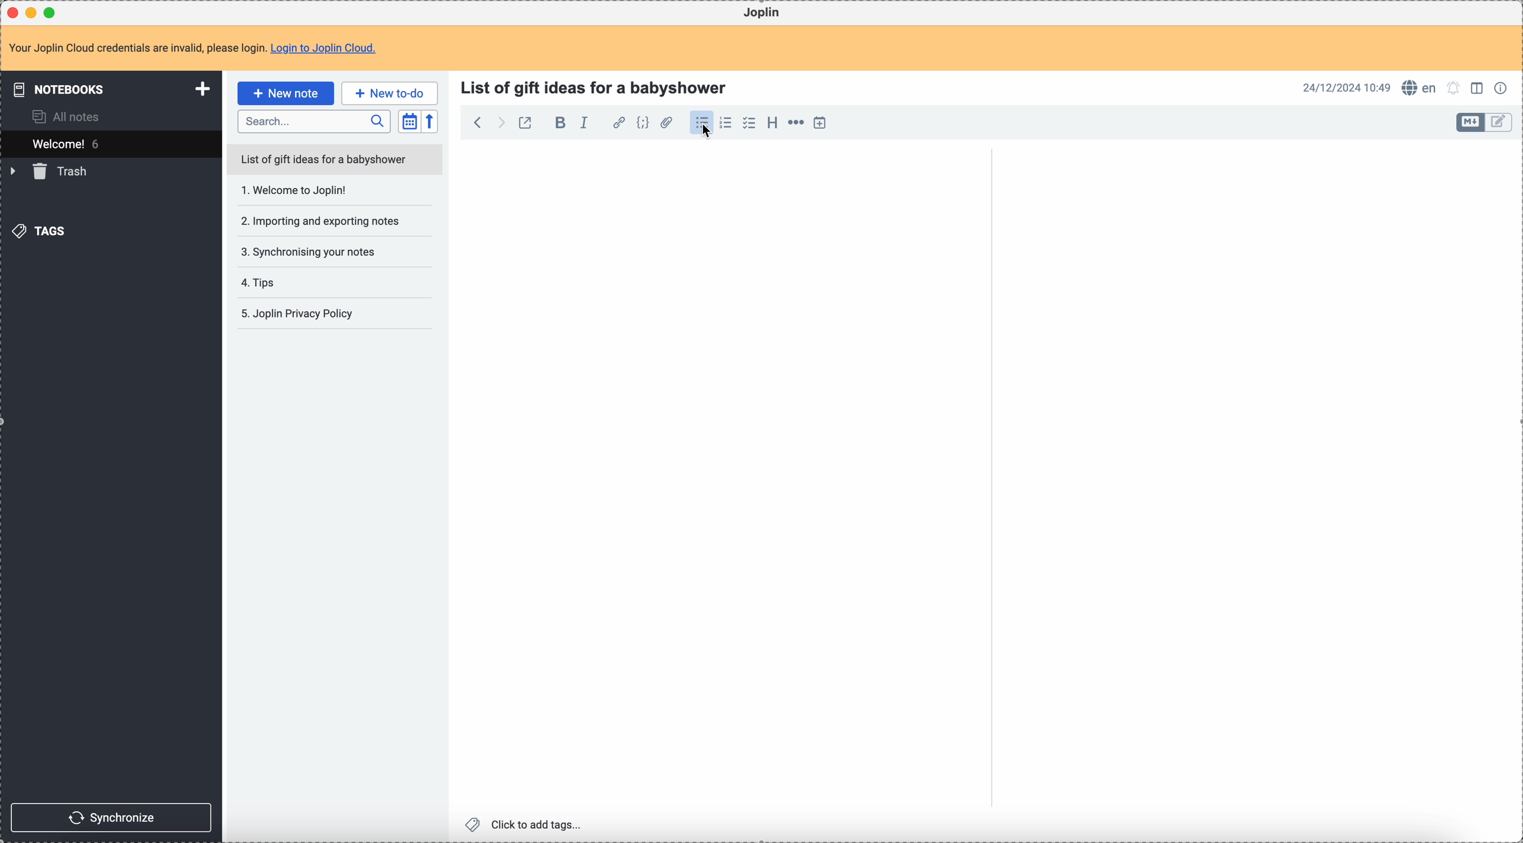  I want to click on checklist, so click(749, 124).